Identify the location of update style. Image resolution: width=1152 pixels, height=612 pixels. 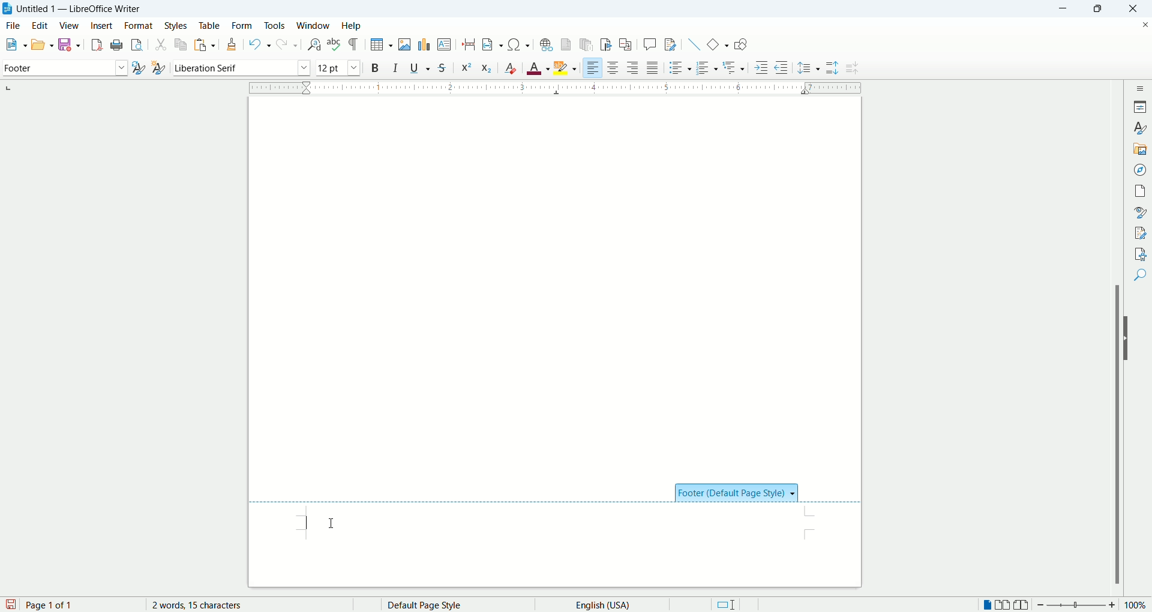
(138, 68).